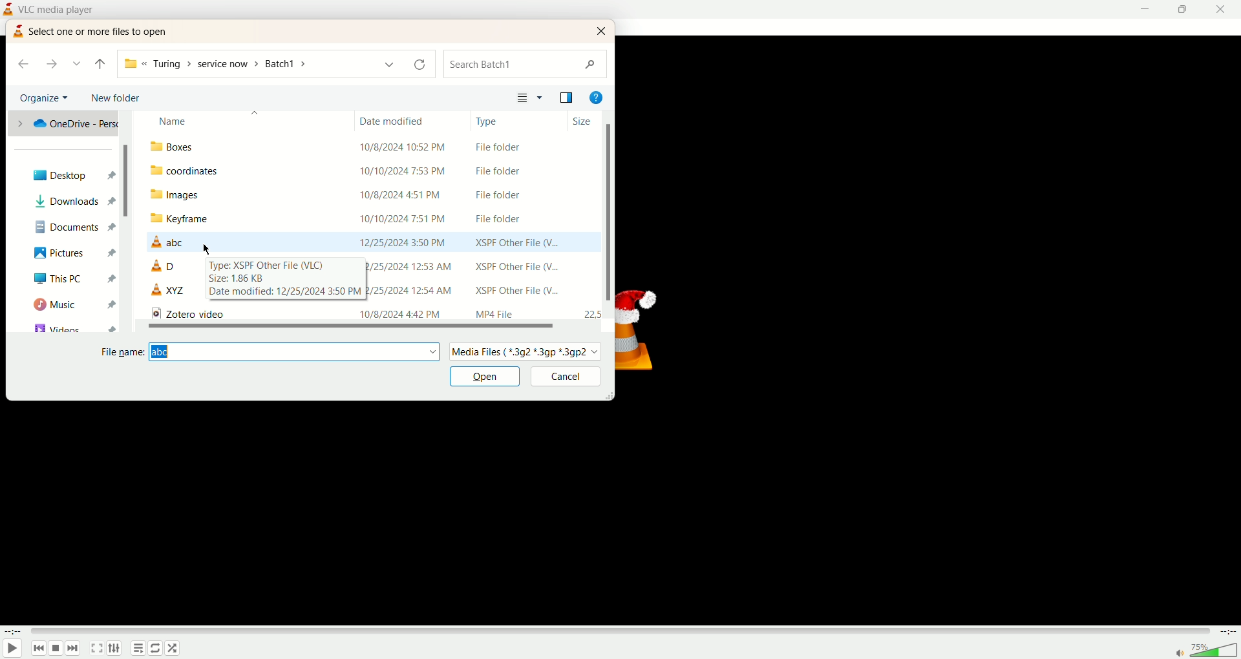  What do you see at coordinates (138, 649) in the screenshot?
I see `playlist` at bounding box center [138, 649].